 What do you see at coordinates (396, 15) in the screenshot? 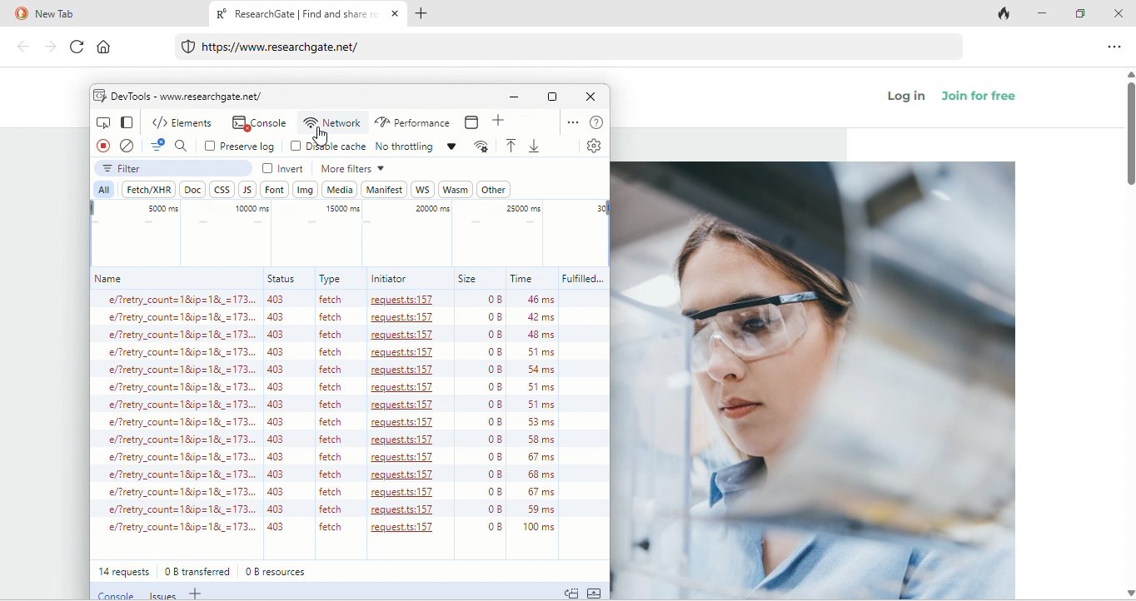
I see `close tab` at bounding box center [396, 15].